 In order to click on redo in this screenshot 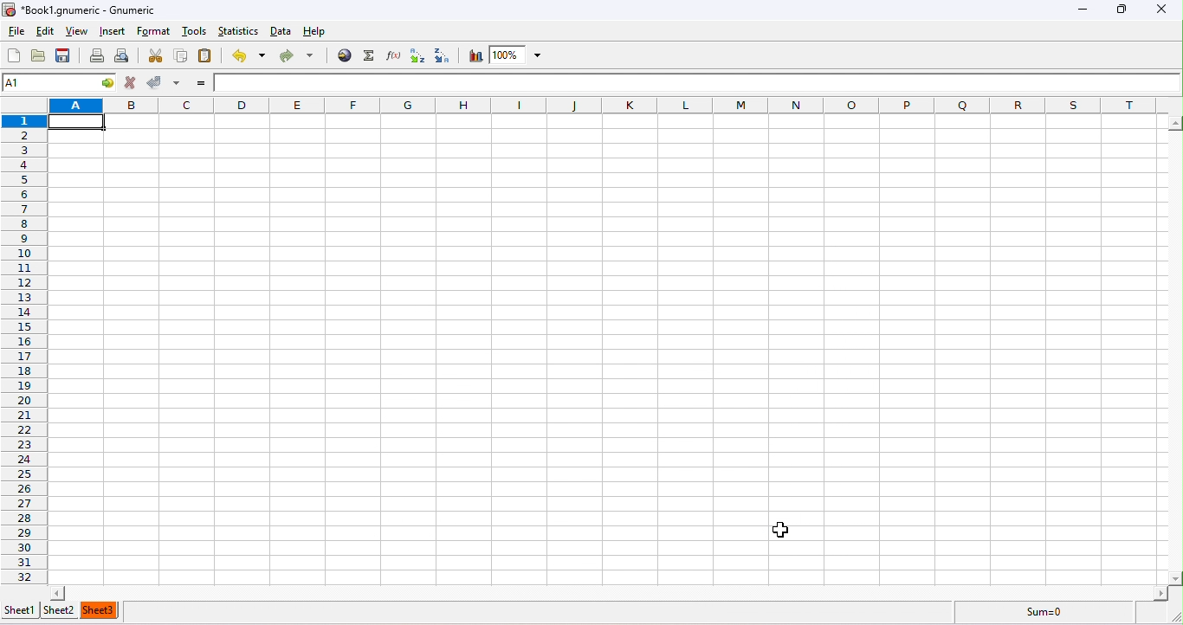, I will do `click(296, 53)`.